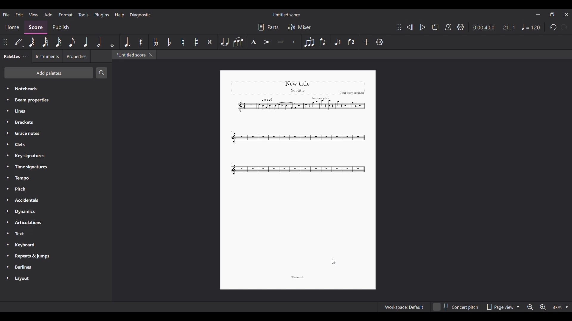 This screenshot has height=321, width=572. What do you see at coordinates (56, 156) in the screenshot?
I see `Key signatures` at bounding box center [56, 156].